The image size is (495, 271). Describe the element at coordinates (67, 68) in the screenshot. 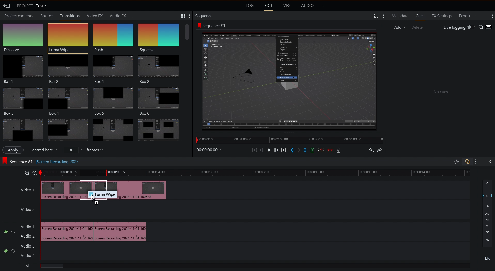

I see `Bar 2` at that location.